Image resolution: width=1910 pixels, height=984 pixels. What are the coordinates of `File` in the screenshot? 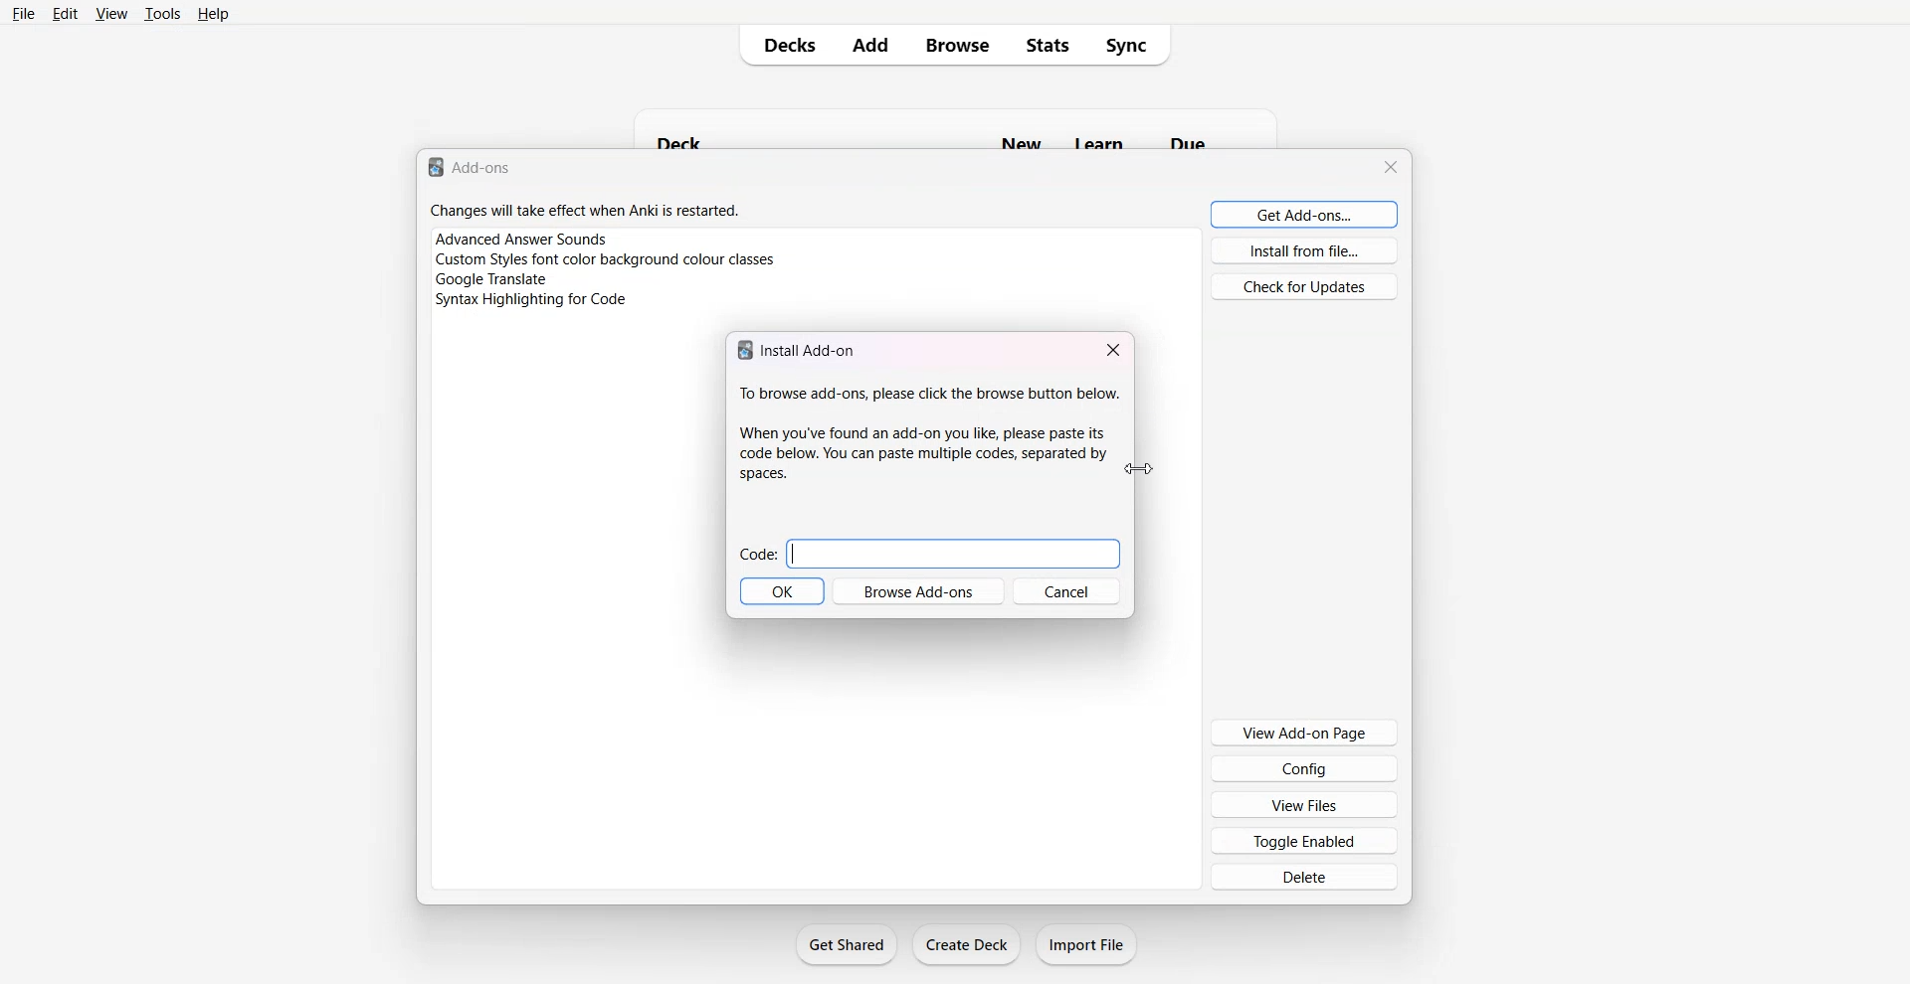 It's located at (24, 14).